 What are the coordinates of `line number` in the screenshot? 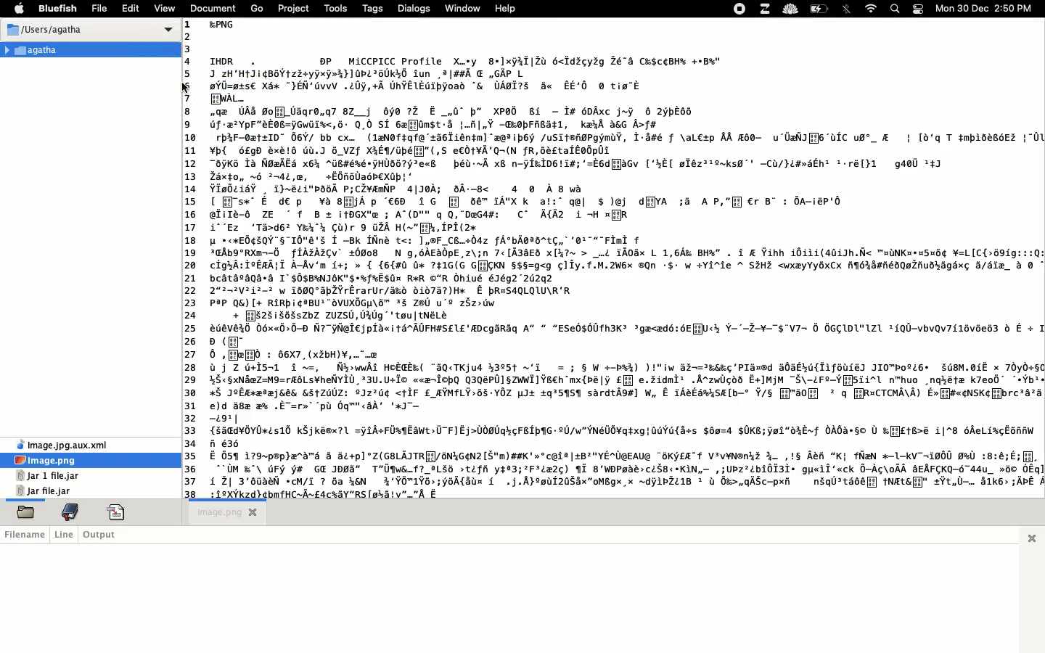 It's located at (191, 256).